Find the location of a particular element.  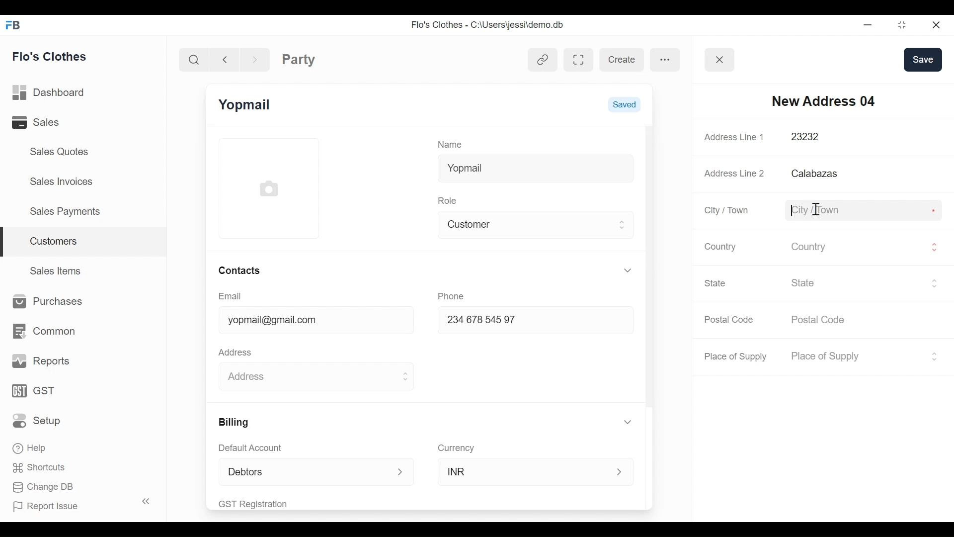

Expand is located at coordinates (630, 422).